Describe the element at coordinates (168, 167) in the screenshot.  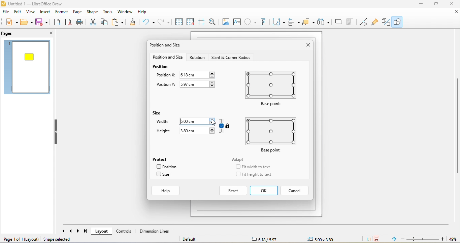
I see `position` at that location.